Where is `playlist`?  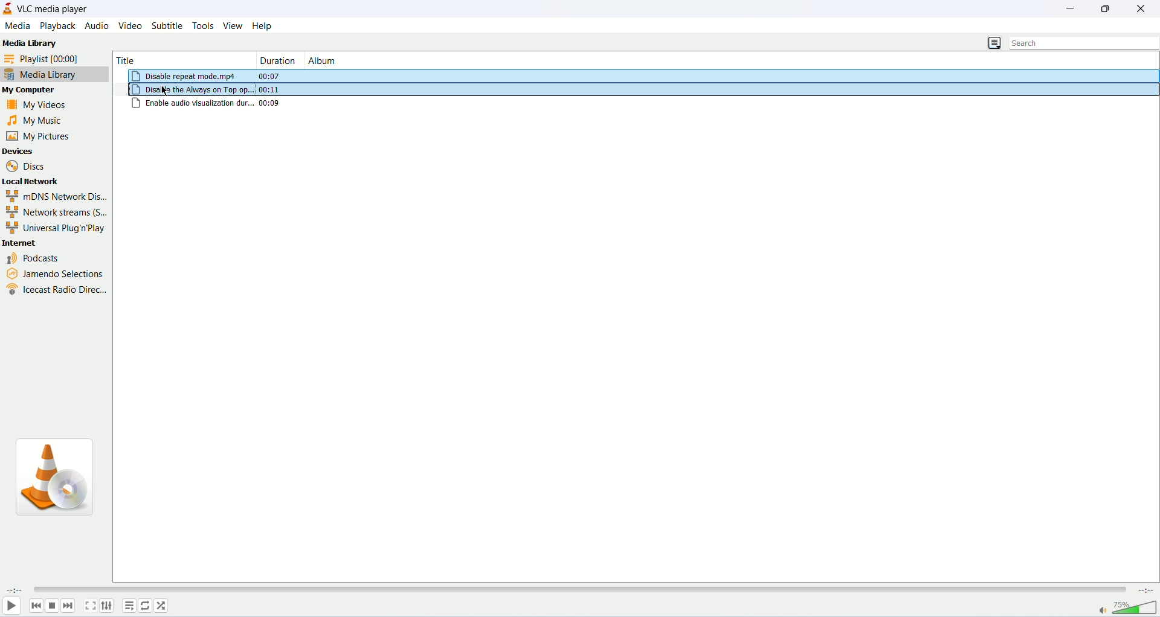
playlist is located at coordinates (51, 58).